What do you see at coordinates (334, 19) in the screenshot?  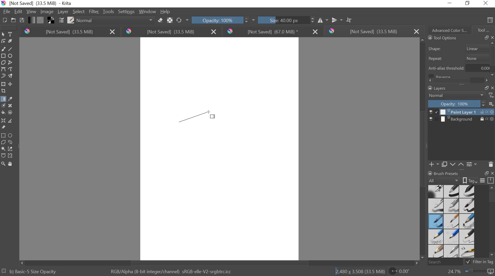 I see `VERTICAL MIRROR TOOL` at bounding box center [334, 19].